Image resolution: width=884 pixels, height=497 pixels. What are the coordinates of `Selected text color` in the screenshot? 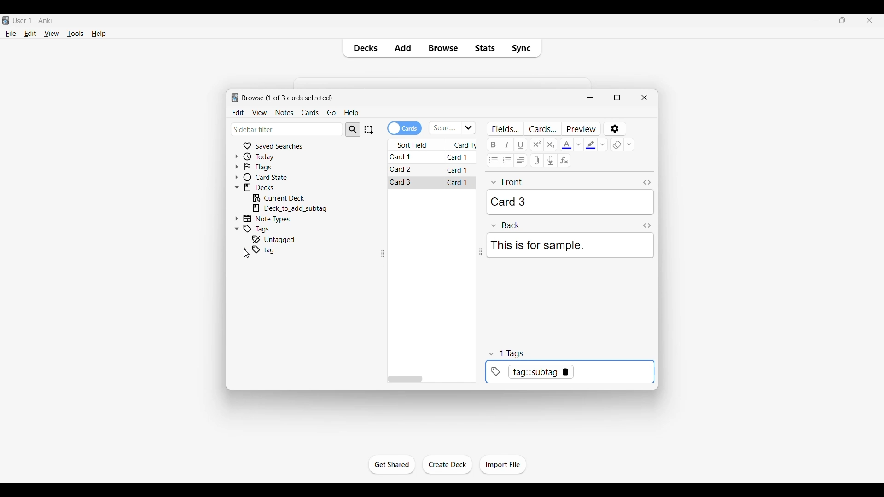 It's located at (566, 145).